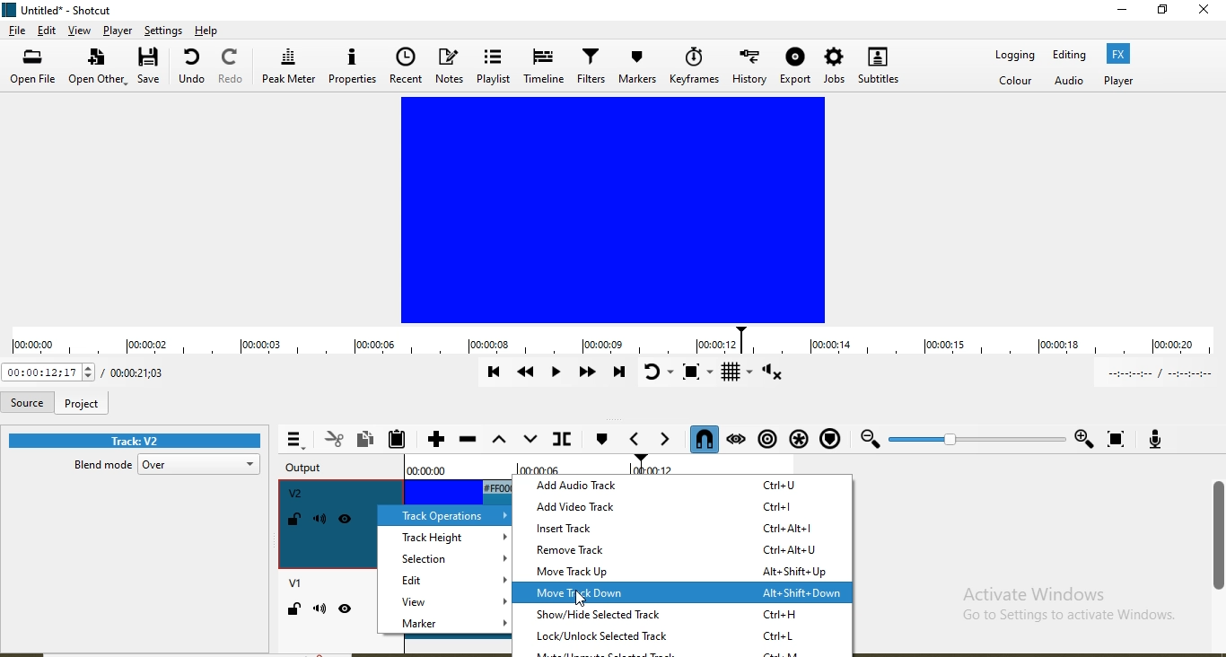  I want to click on open file, so click(33, 68).